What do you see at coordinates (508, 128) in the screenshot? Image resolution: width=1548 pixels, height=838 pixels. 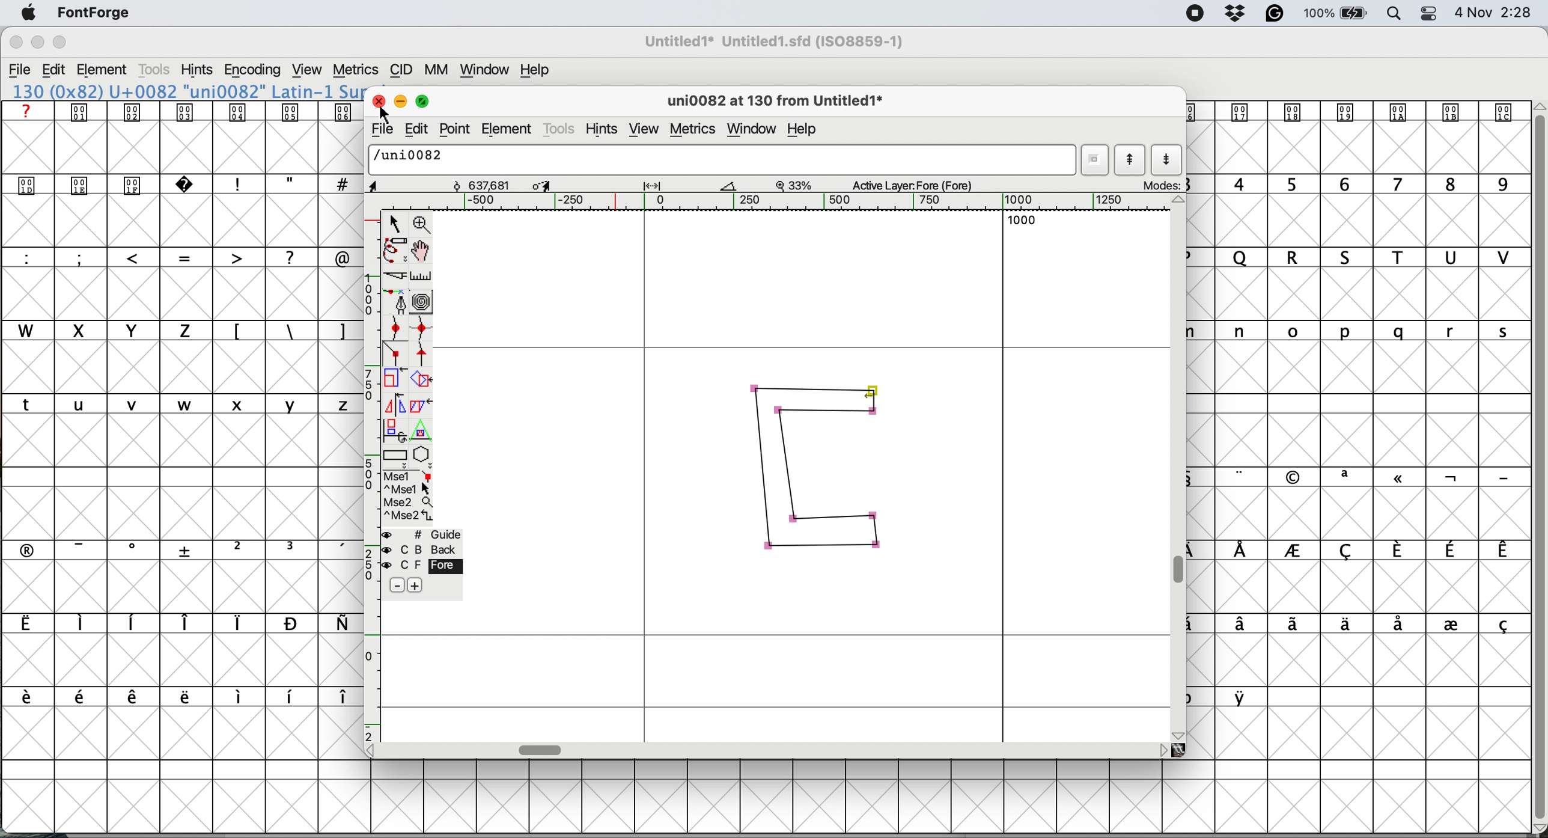 I see `element` at bounding box center [508, 128].